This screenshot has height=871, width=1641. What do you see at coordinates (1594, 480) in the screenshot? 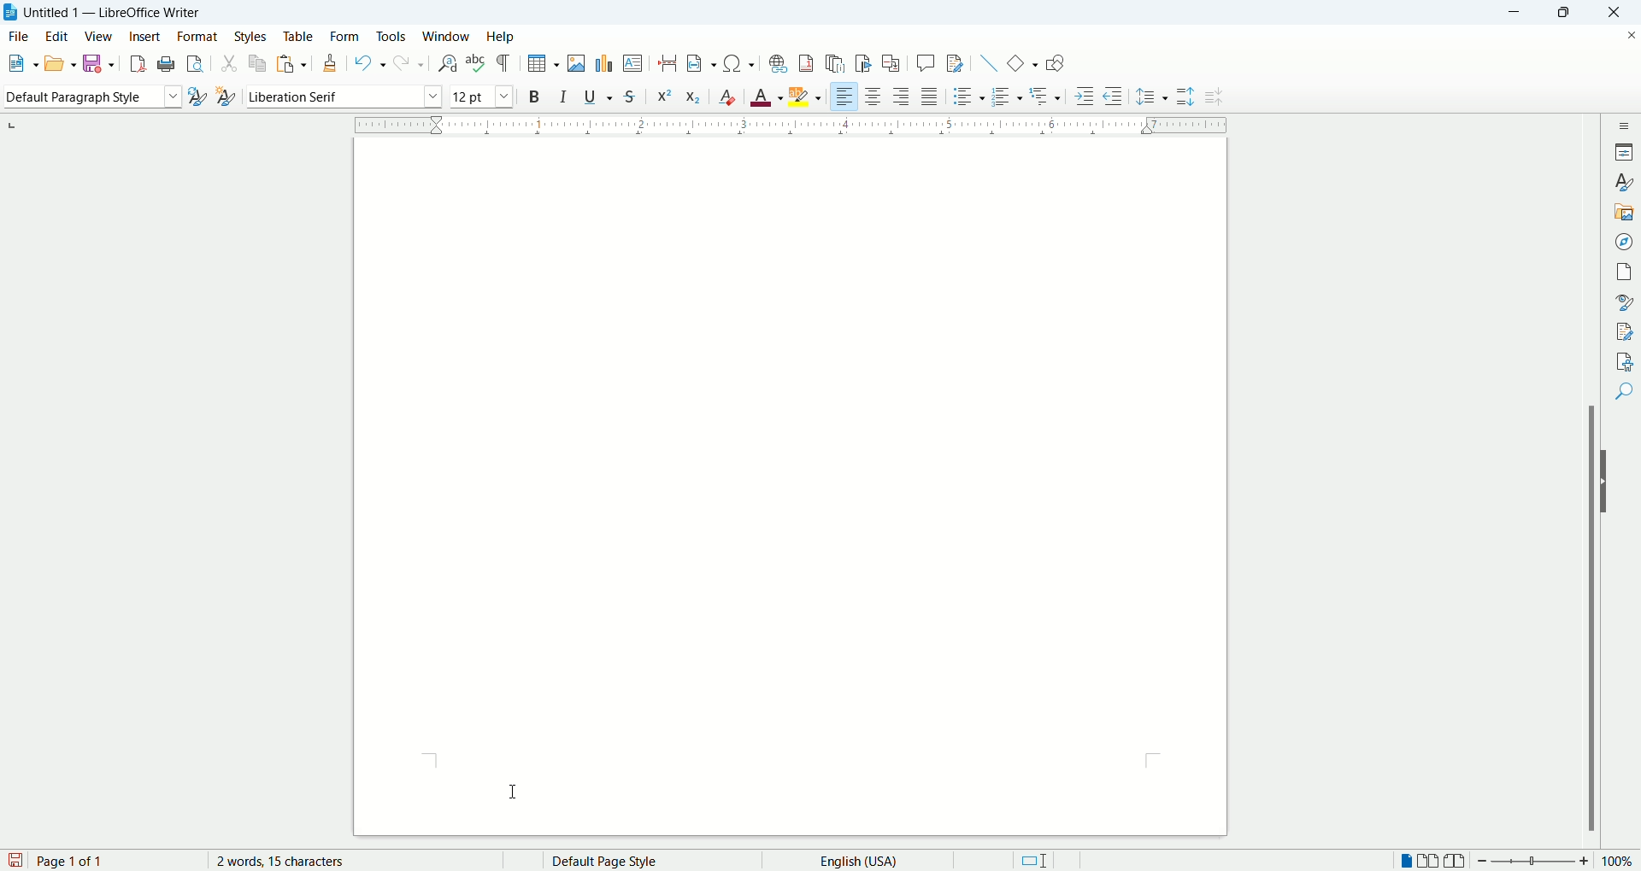
I see `scroll bar` at bounding box center [1594, 480].